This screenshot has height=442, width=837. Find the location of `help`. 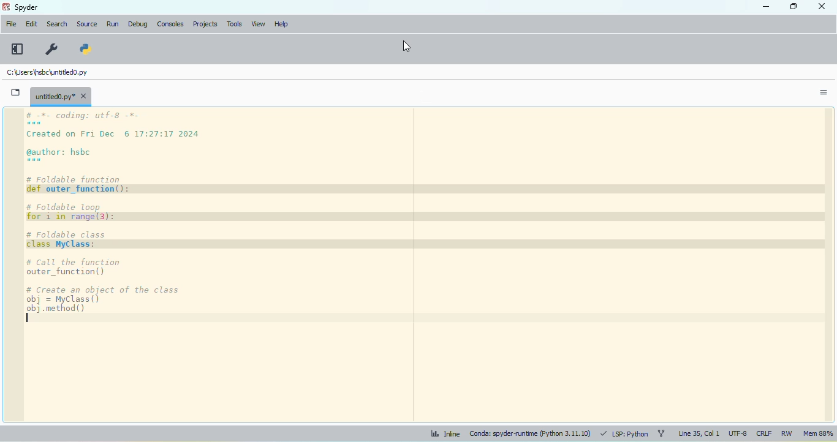

help is located at coordinates (281, 24).